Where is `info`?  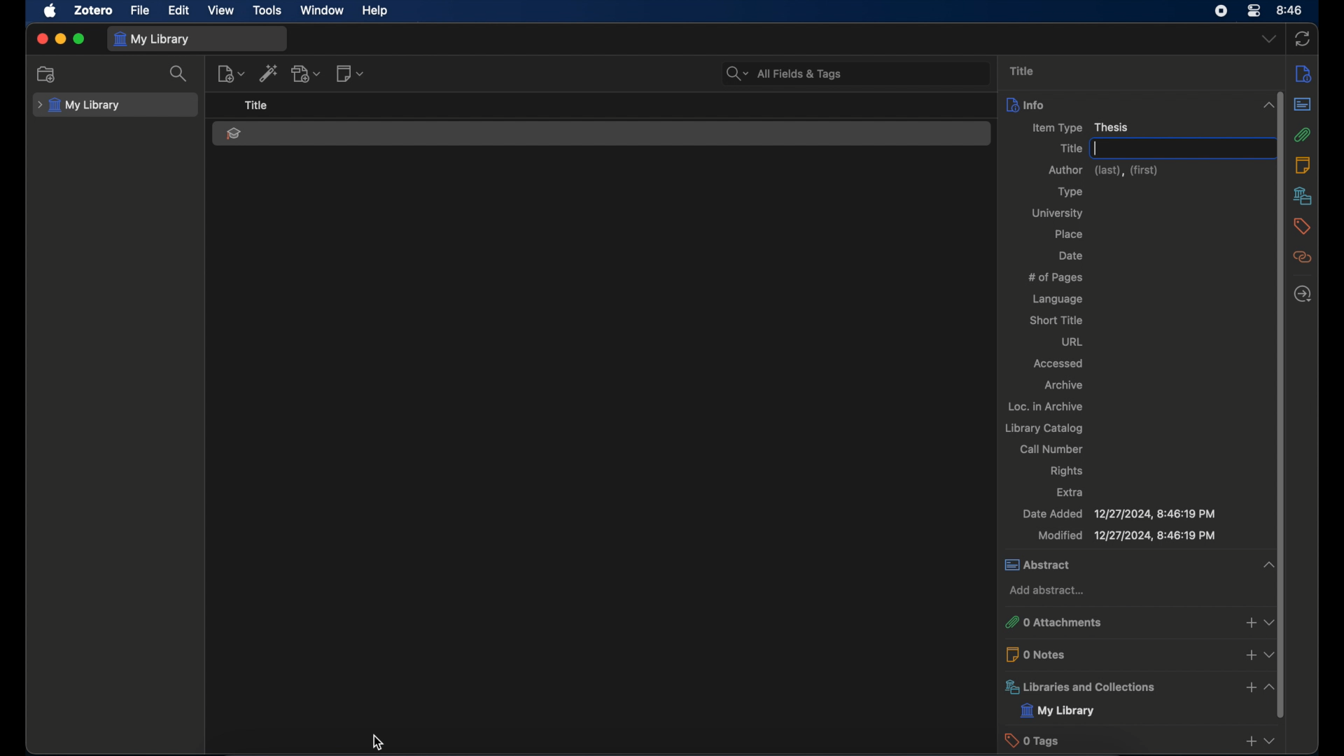 info is located at coordinates (1306, 74).